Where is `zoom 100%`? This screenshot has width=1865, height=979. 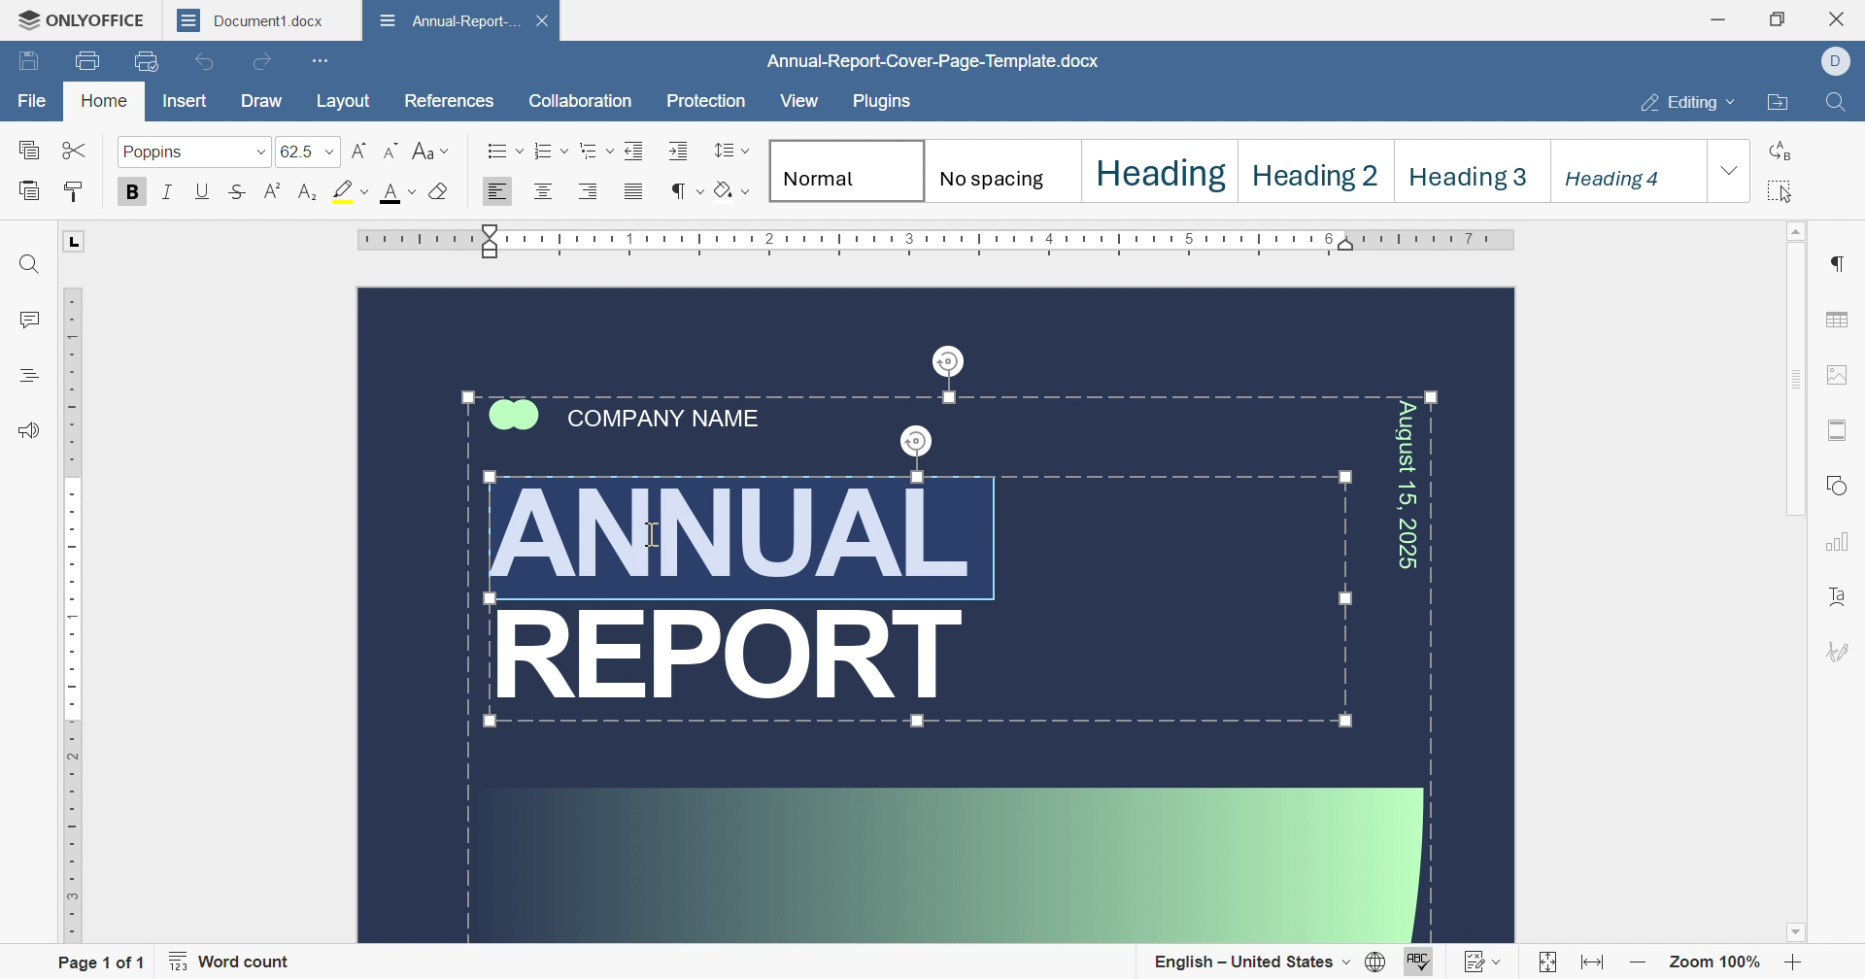 zoom 100% is located at coordinates (1713, 964).